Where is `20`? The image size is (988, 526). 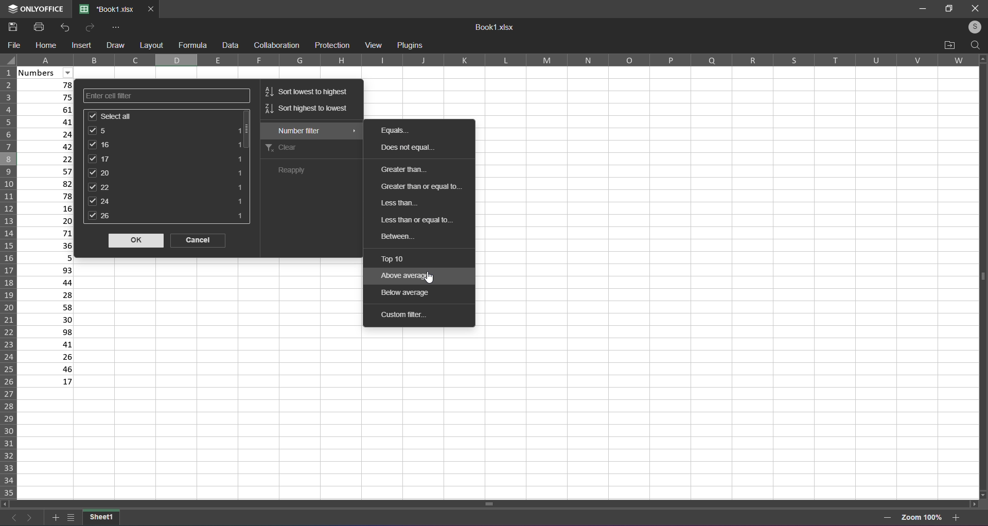 20 is located at coordinates (167, 172).